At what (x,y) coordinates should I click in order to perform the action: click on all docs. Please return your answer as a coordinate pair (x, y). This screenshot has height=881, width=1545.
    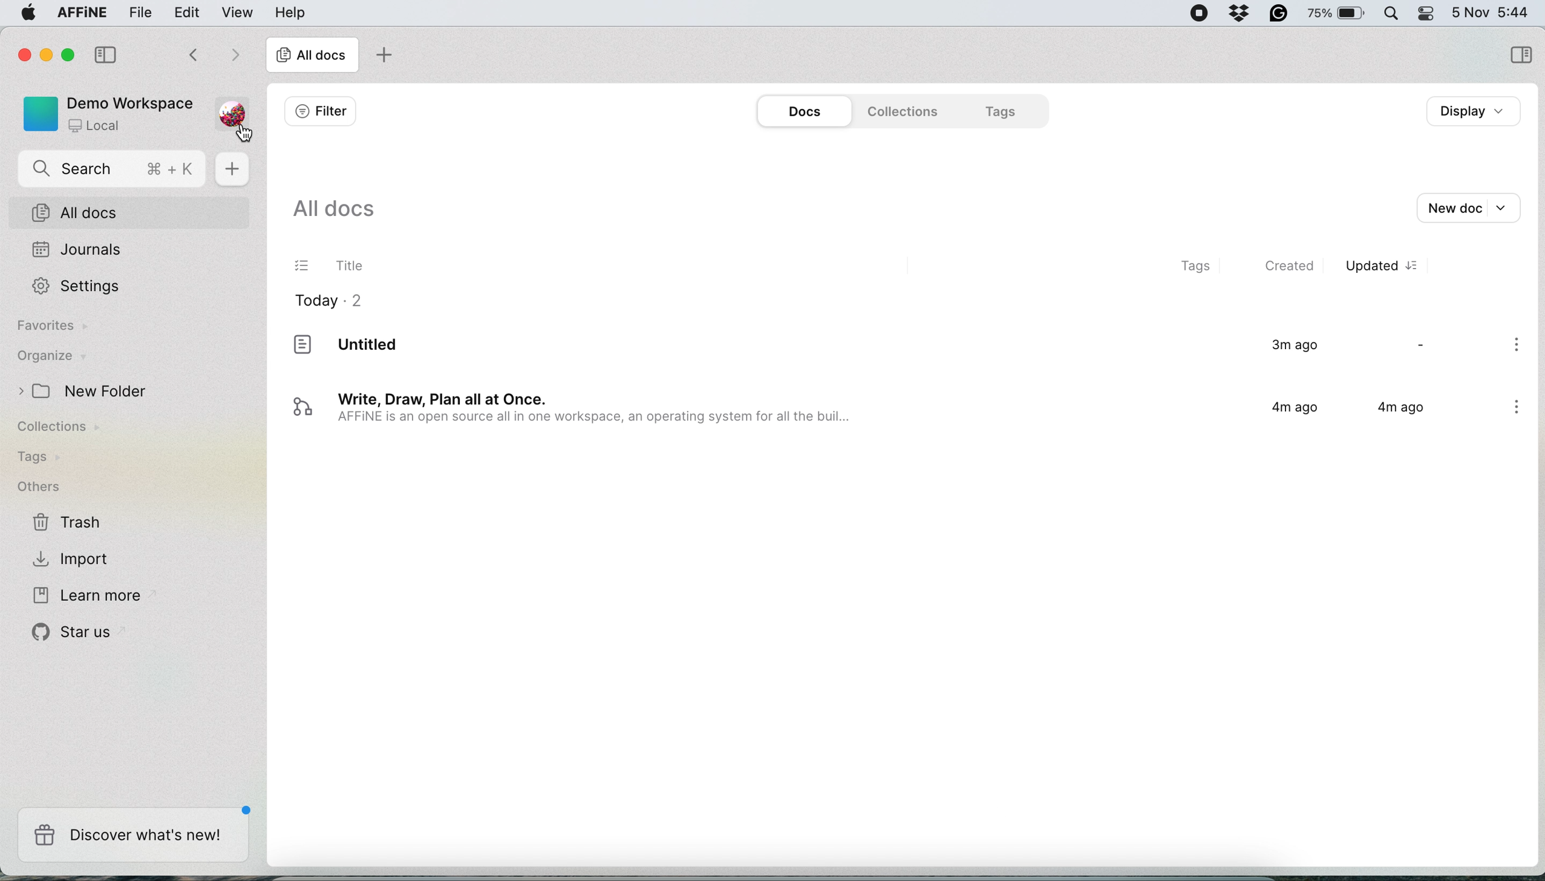
    Looking at the image, I should click on (134, 214).